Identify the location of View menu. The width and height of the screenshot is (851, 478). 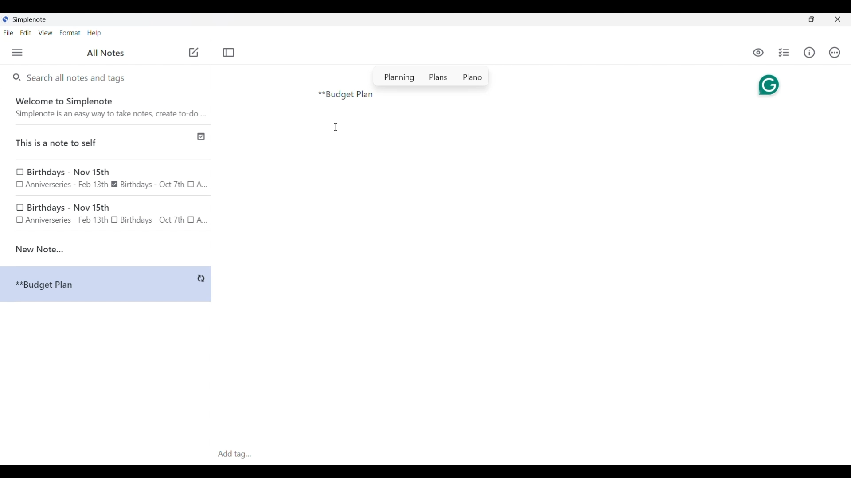
(46, 32).